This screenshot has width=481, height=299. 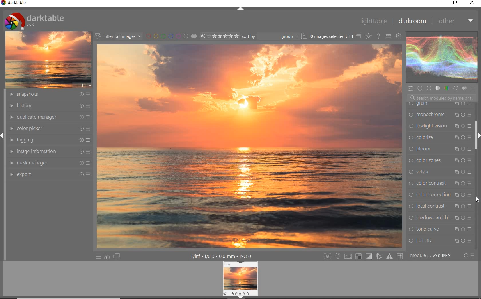 What do you see at coordinates (250, 146) in the screenshot?
I see `SELECTED IMAGE` at bounding box center [250, 146].